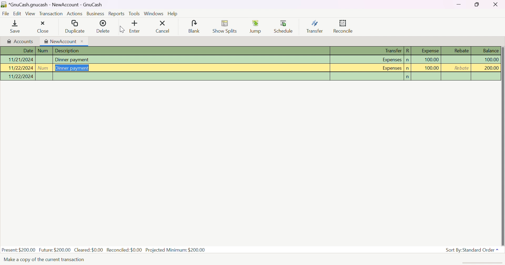  Describe the element at coordinates (64, 42) in the screenshot. I see `NewAccount` at that location.